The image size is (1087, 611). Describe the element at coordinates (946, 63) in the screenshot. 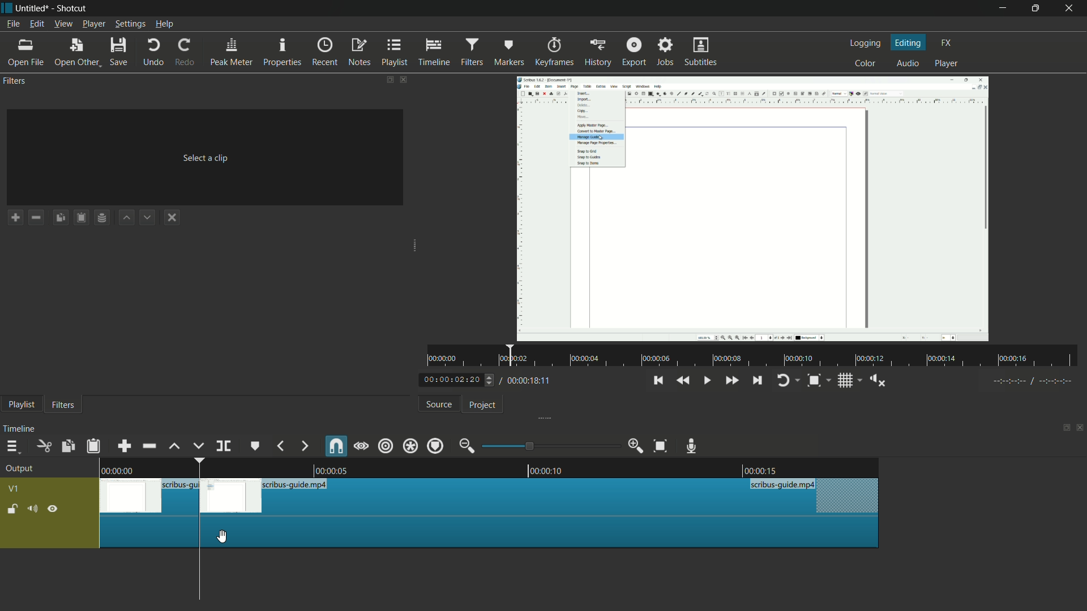

I see `player` at that location.